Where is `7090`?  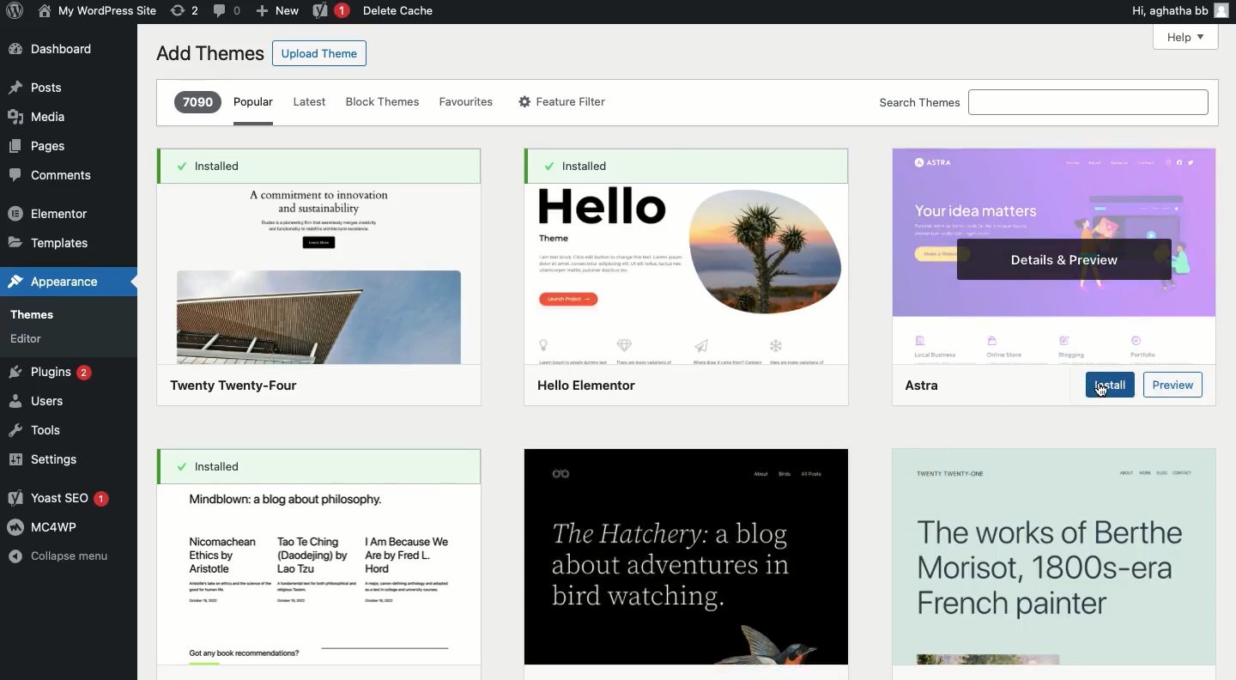 7090 is located at coordinates (197, 102).